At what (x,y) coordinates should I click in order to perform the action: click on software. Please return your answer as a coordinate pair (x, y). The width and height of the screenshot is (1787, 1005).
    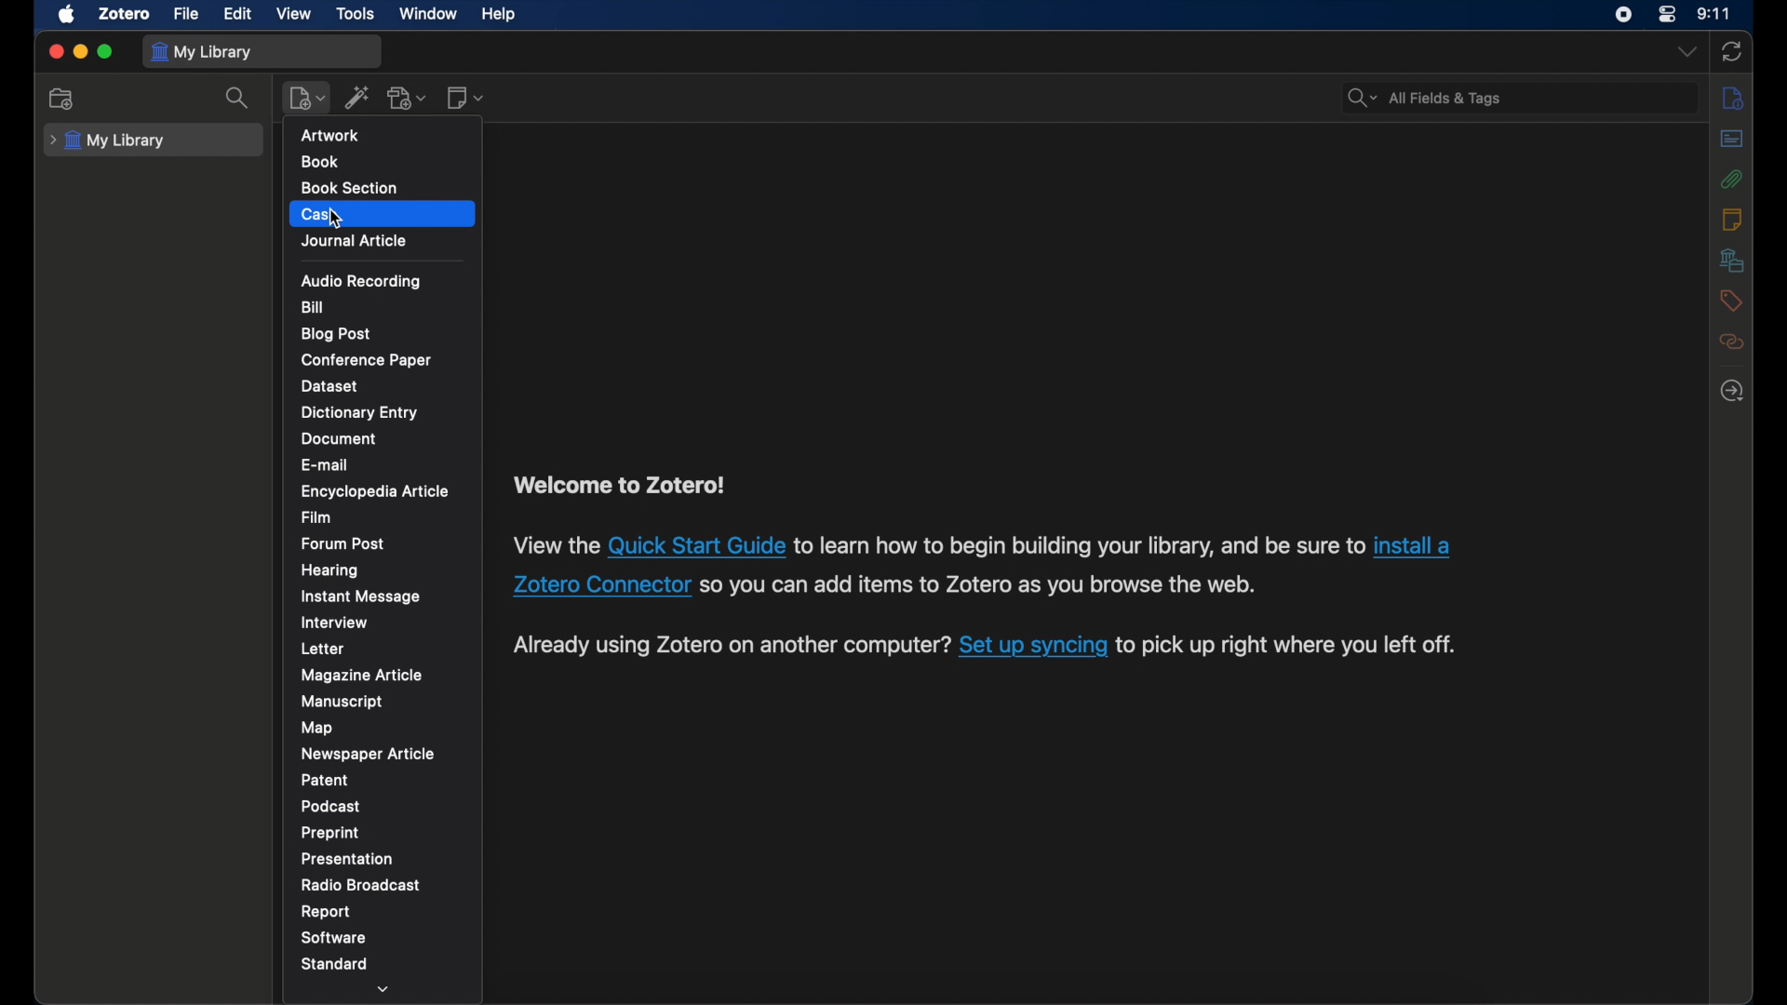
    Looking at the image, I should click on (335, 938).